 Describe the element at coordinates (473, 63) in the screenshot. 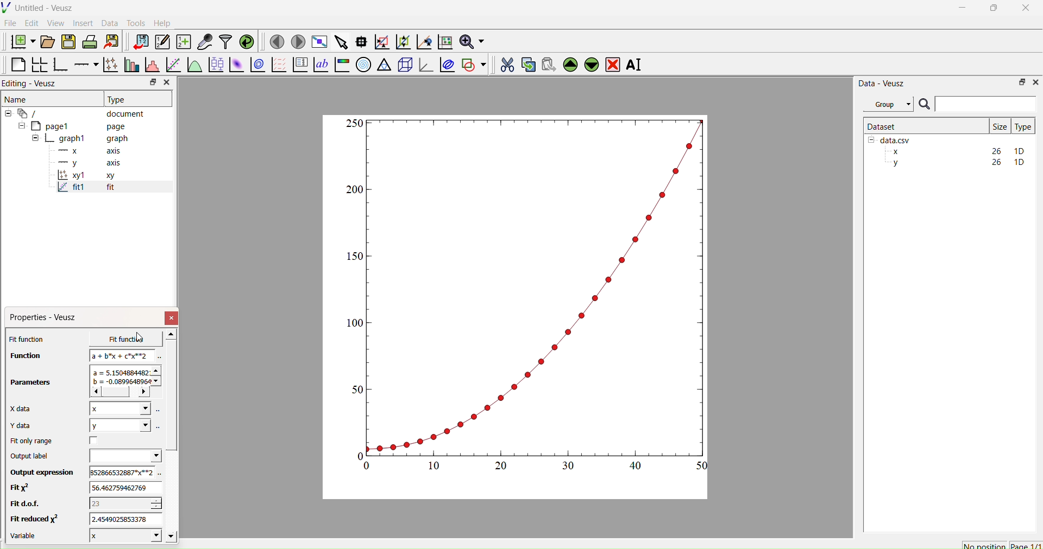

I see `Add Shape` at that location.